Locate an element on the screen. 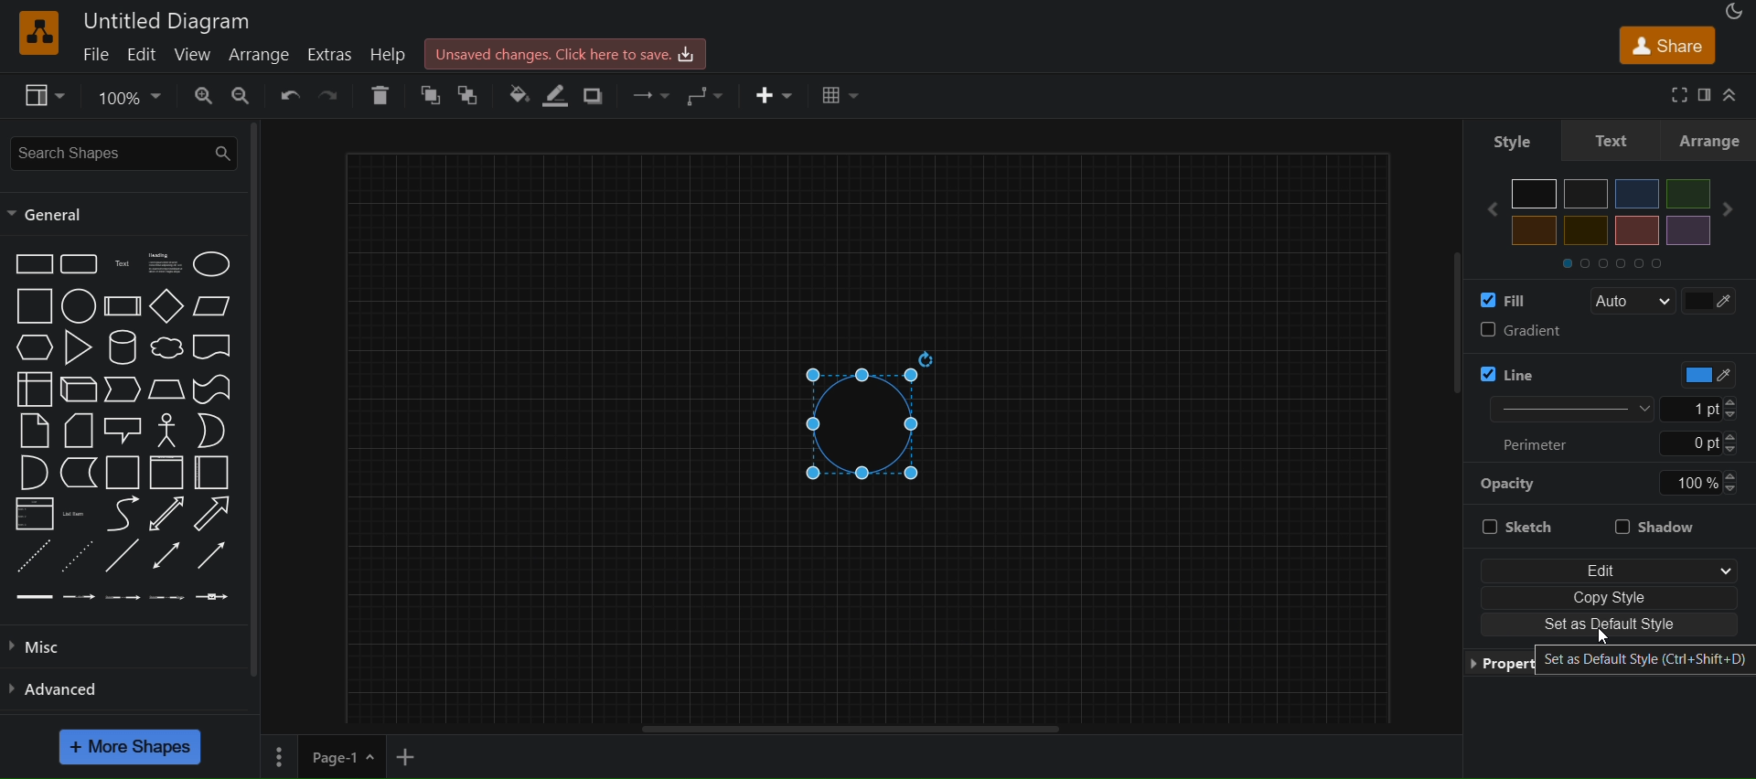 The image size is (1756, 779). connector 2 is located at coordinates (80, 596).